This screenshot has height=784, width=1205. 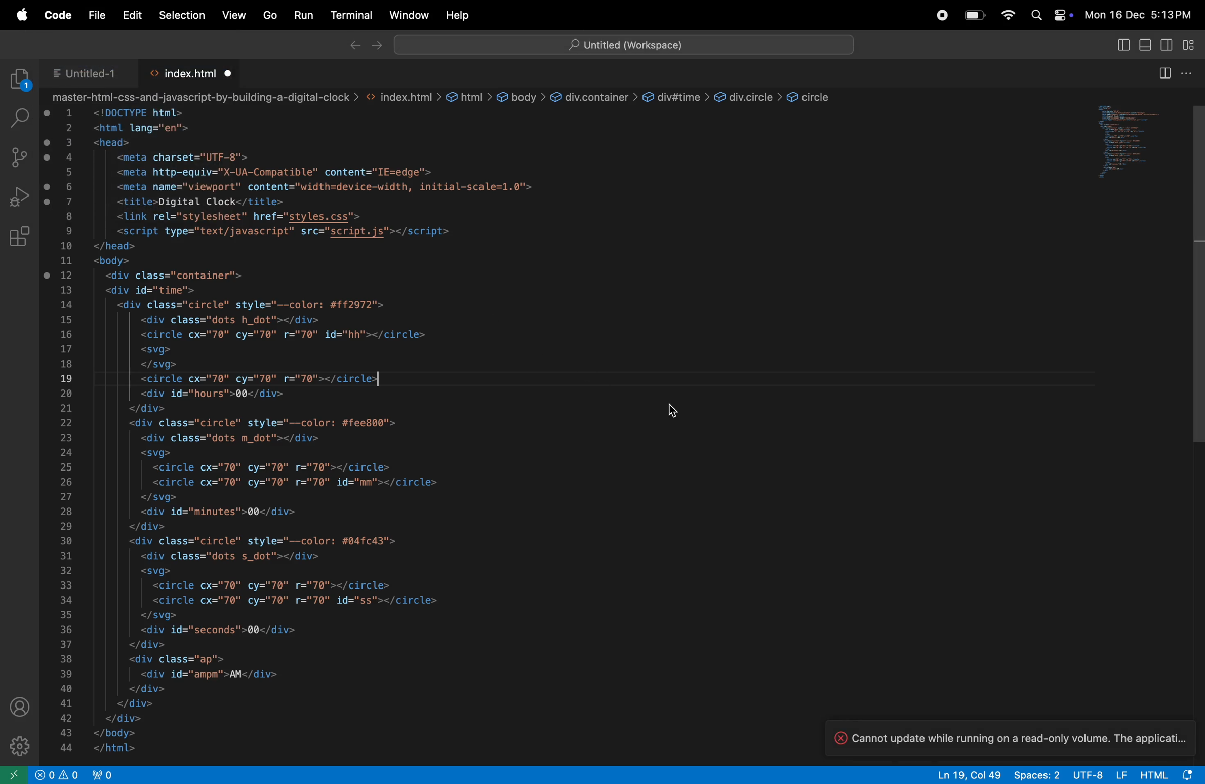 What do you see at coordinates (116, 732) in the screenshot?
I see `</body>` at bounding box center [116, 732].